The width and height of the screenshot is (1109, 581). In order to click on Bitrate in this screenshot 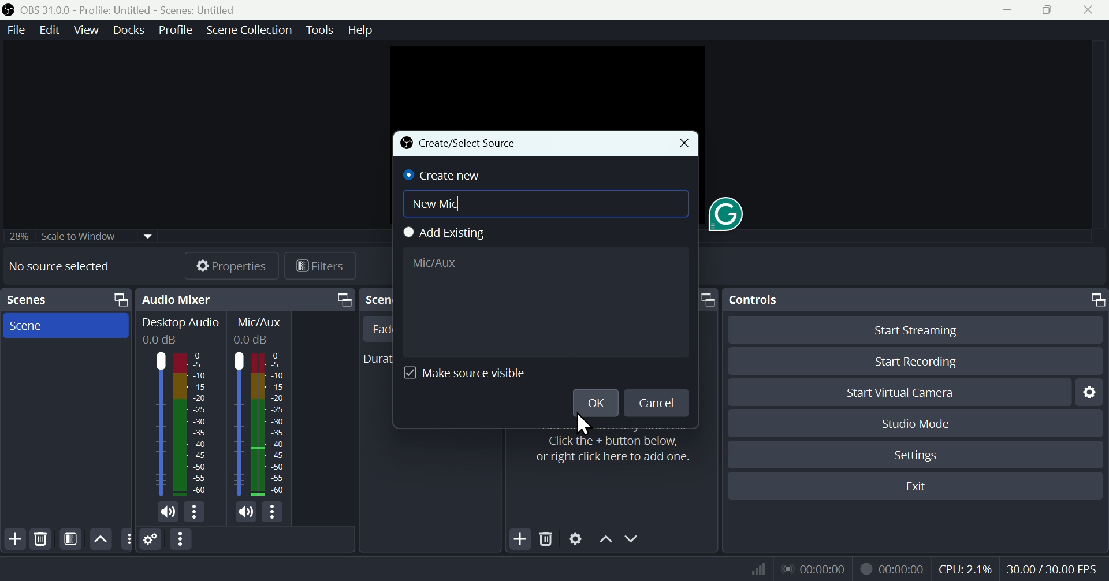, I will do `click(757, 568)`.